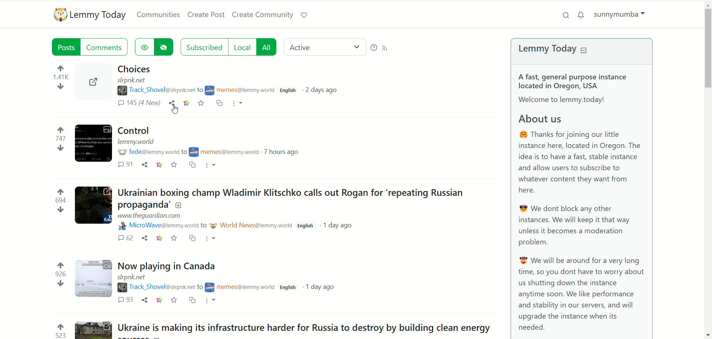 The height and width of the screenshot is (339, 712). I want to click on Post on "Control", so click(137, 130).